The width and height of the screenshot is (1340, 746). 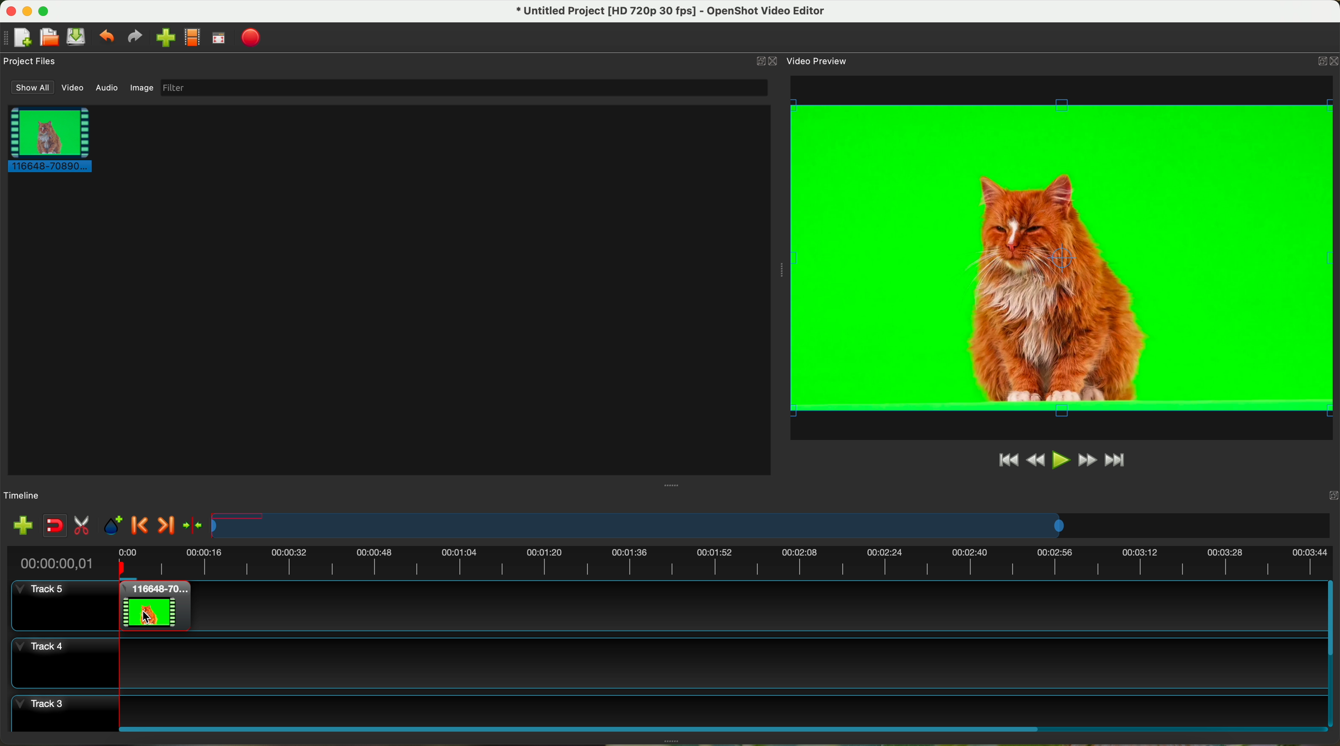 I want to click on play, so click(x=1060, y=460).